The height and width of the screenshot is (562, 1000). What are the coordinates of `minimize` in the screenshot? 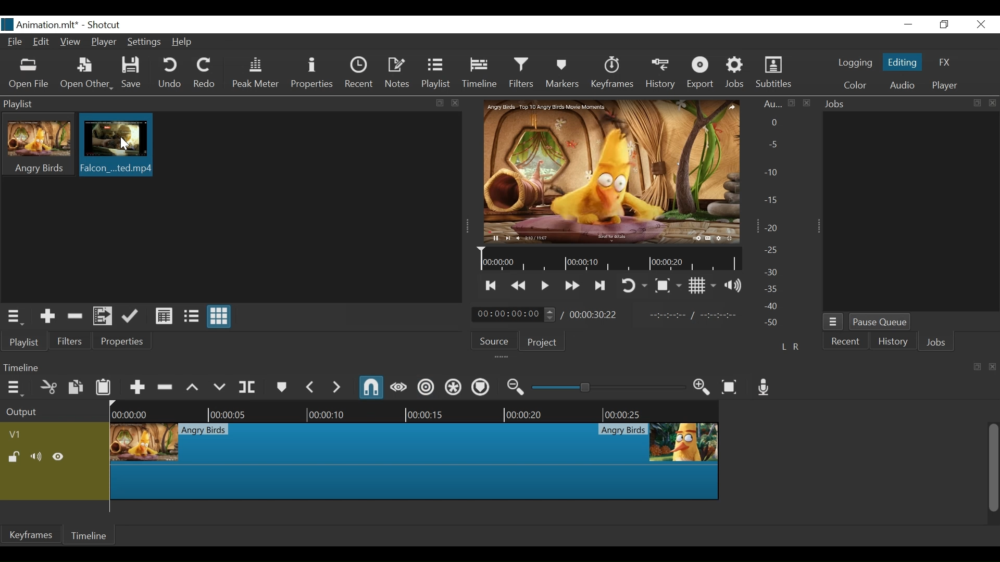 It's located at (910, 24).